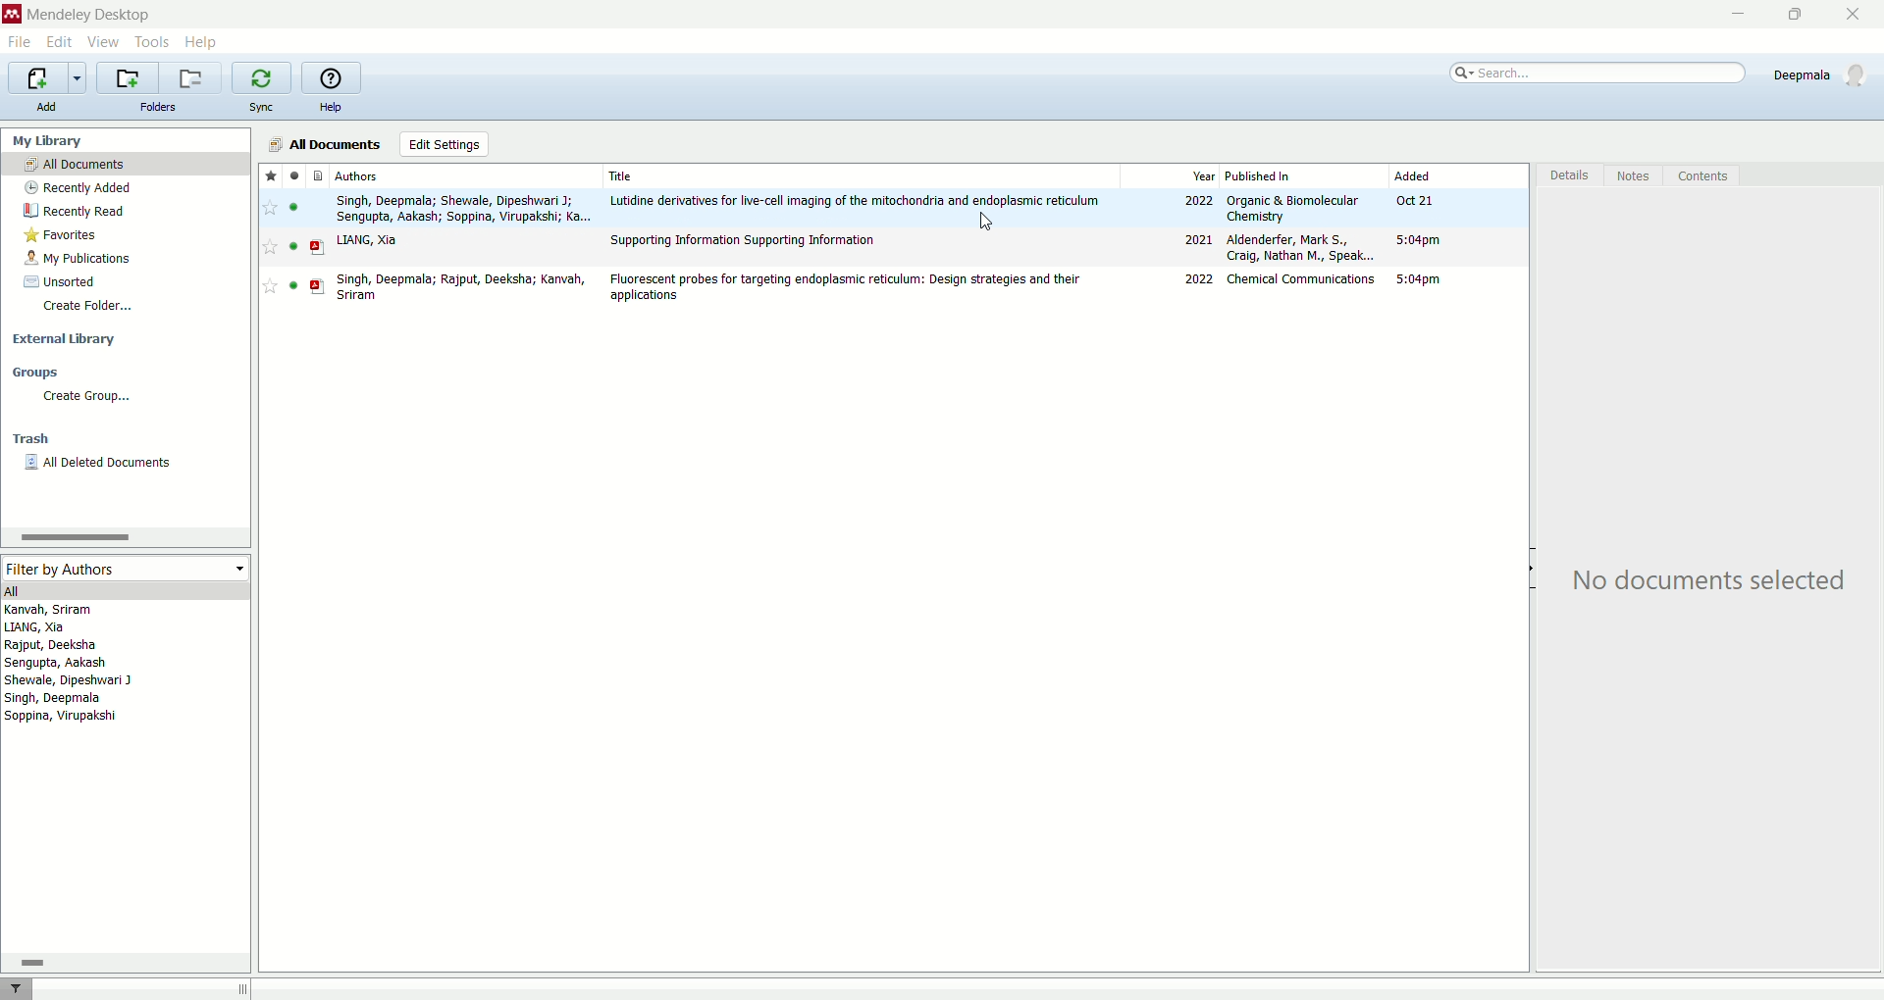 Image resolution: width=1884 pixels, height=1000 pixels. What do you see at coordinates (1301, 247) in the screenshot?
I see `aldenderfer, Mark S., Craig Nathan M., Speak...` at bounding box center [1301, 247].